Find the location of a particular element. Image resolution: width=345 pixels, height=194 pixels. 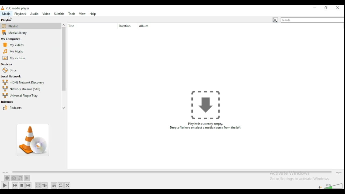

seek bar is located at coordinates (172, 172).